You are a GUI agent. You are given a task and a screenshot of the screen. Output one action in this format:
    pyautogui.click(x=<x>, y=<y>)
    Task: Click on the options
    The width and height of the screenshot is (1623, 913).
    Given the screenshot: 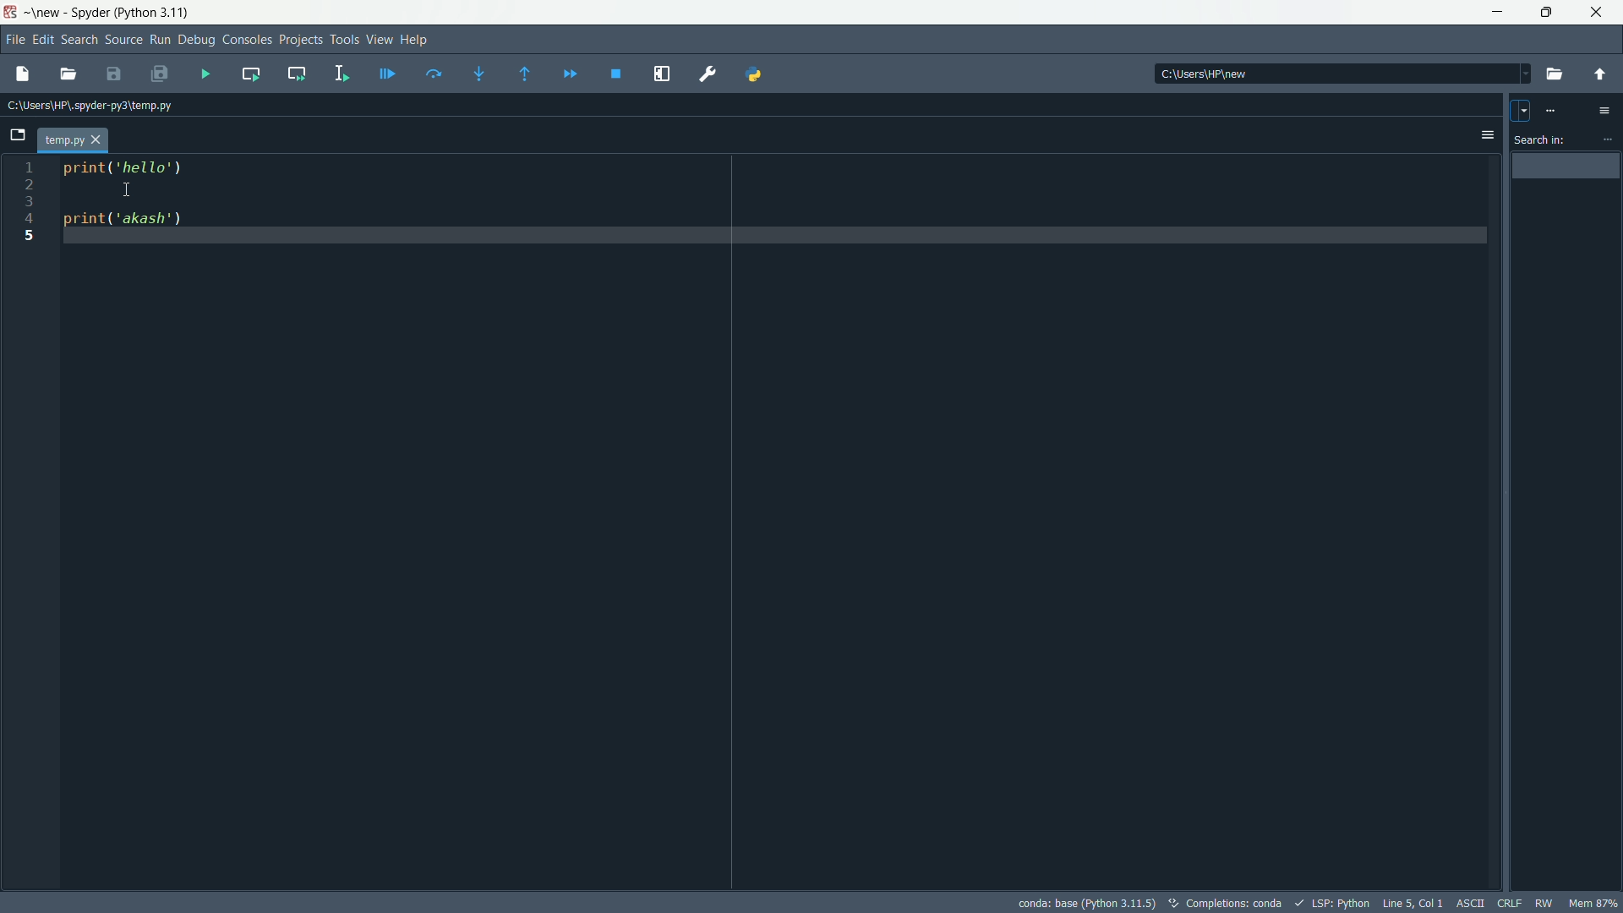 What is the action you would take?
    pyautogui.click(x=1608, y=135)
    